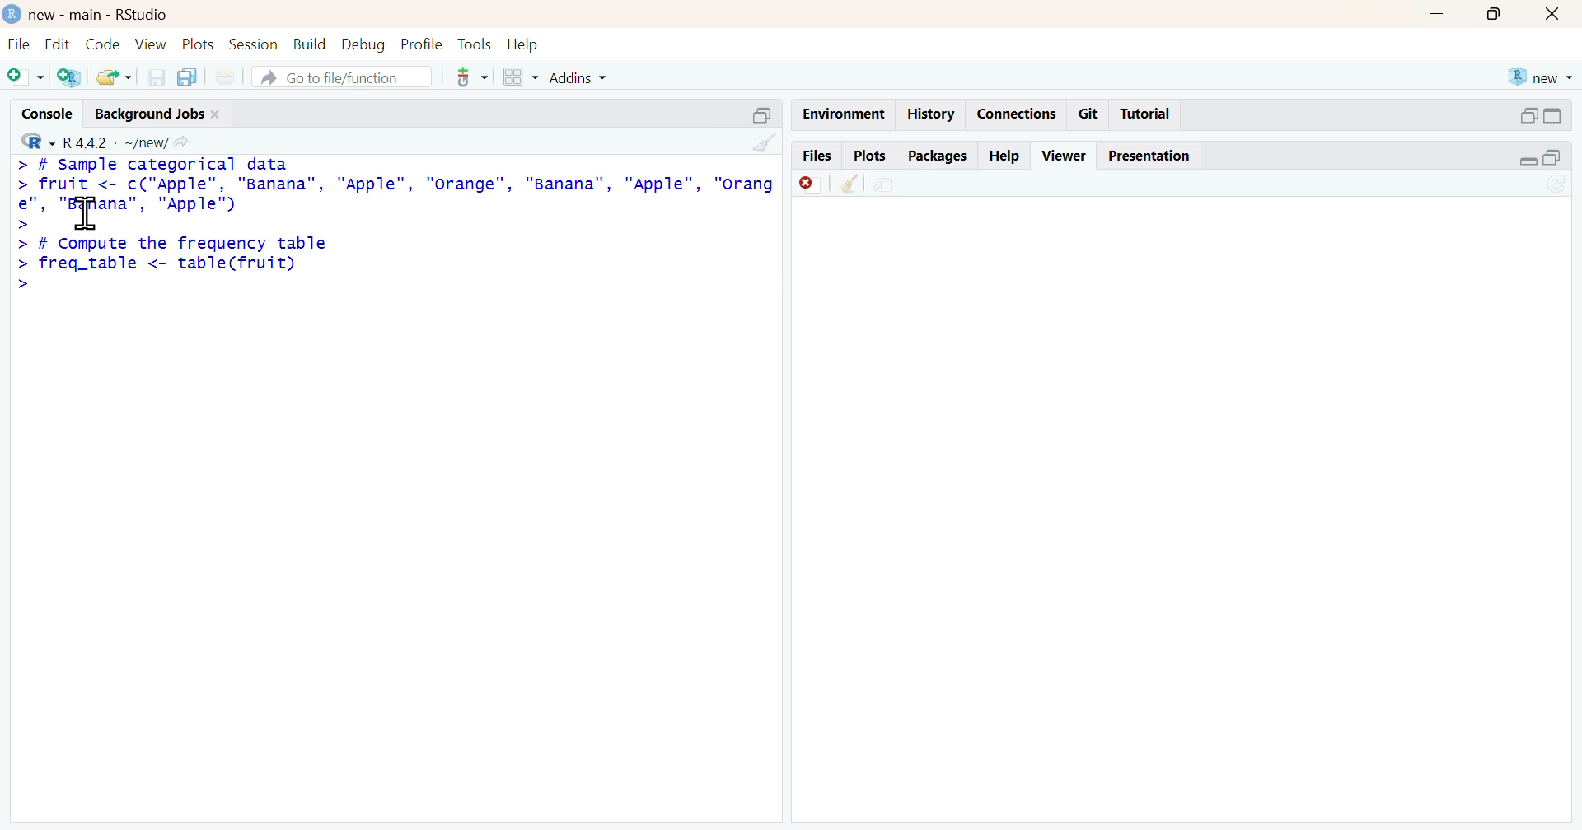 This screenshot has height=830, width=1582. What do you see at coordinates (18, 44) in the screenshot?
I see `file` at bounding box center [18, 44].